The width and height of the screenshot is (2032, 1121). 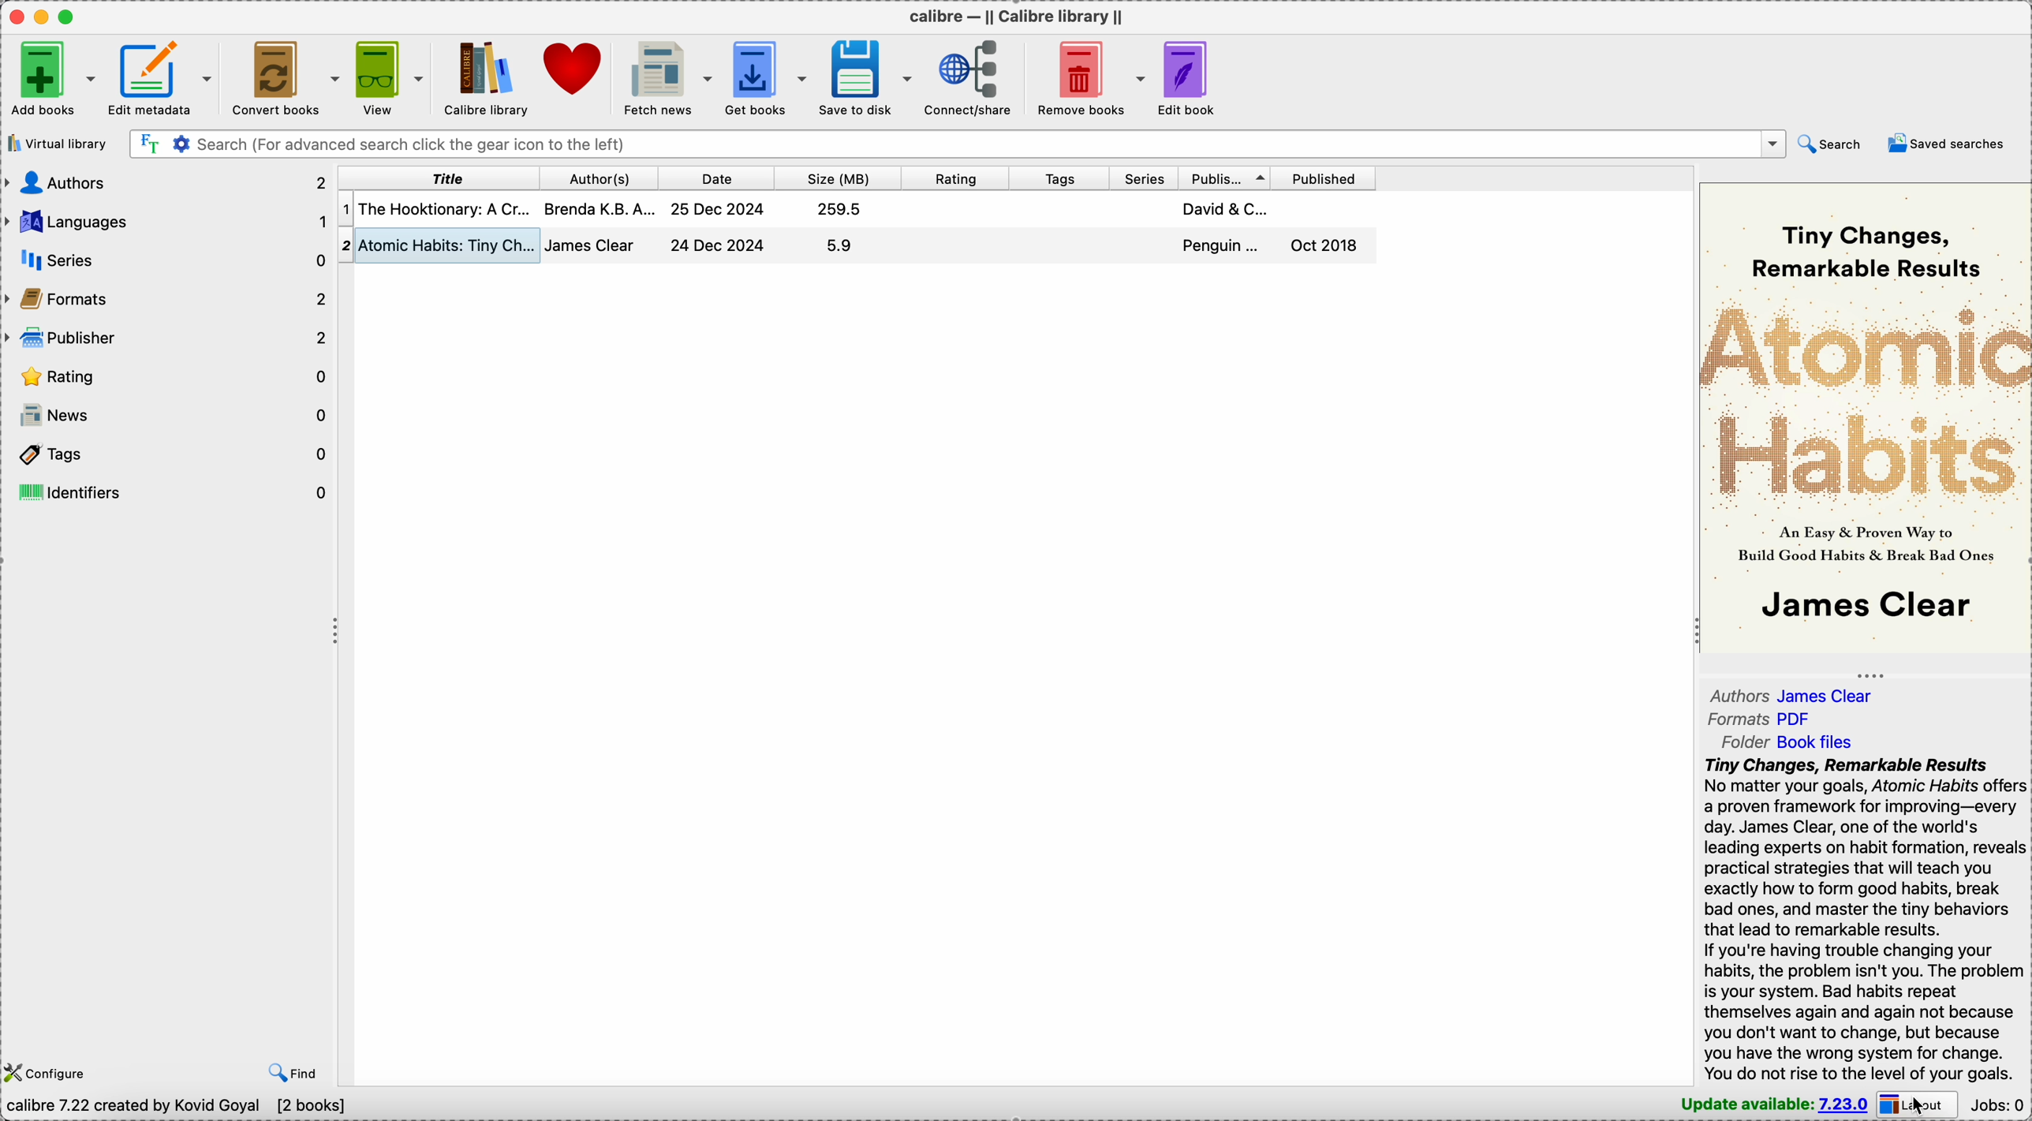 I want to click on 259.5, so click(x=841, y=209).